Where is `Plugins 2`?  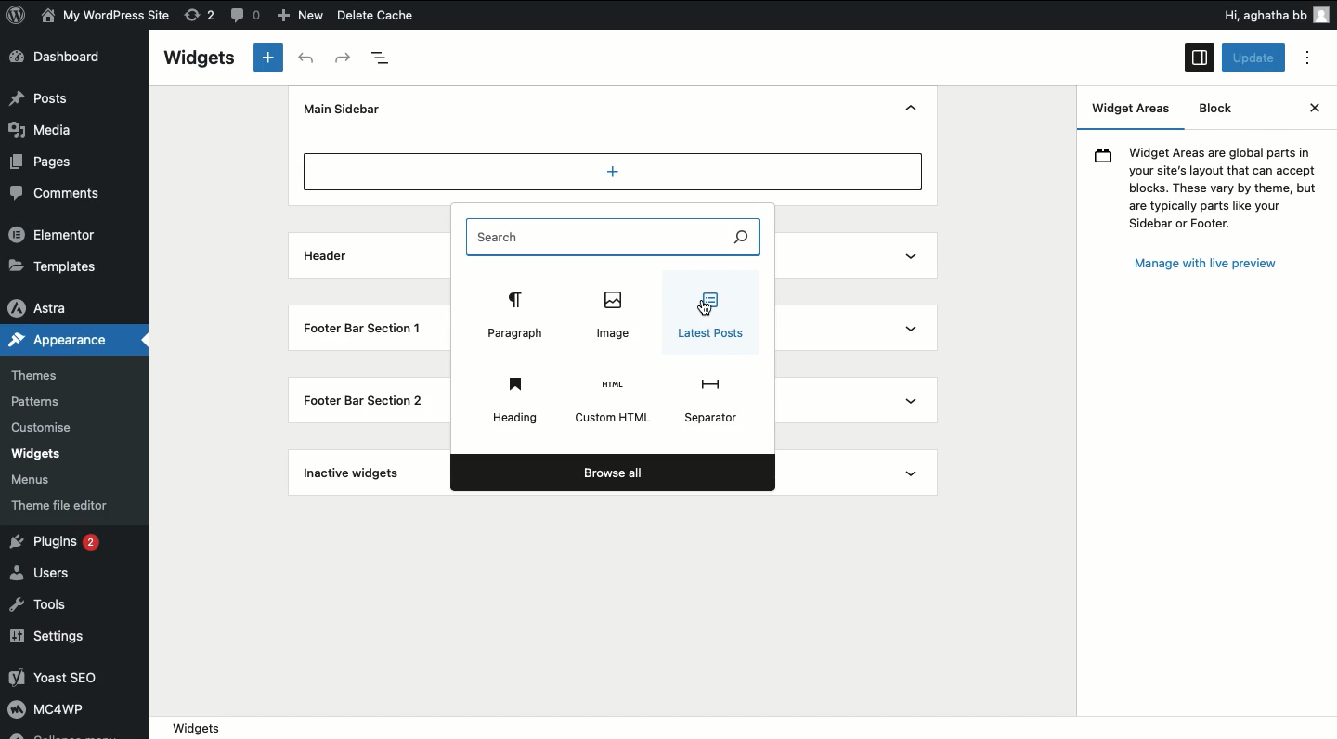
Plugins 2 is located at coordinates (56, 539).